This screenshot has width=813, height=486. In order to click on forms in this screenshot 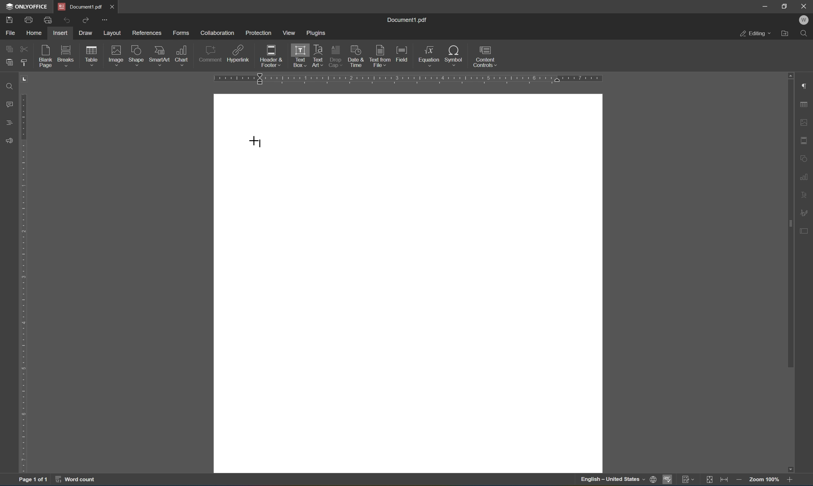, I will do `click(181, 33)`.